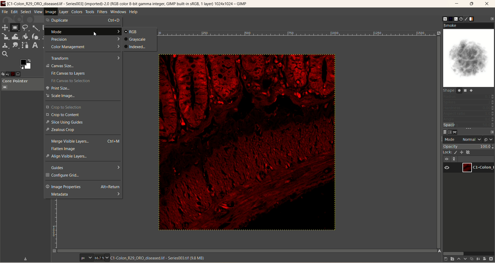  What do you see at coordinates (83, 32) in the screenshot?
I see `mode` at bounding box center [83, 32].